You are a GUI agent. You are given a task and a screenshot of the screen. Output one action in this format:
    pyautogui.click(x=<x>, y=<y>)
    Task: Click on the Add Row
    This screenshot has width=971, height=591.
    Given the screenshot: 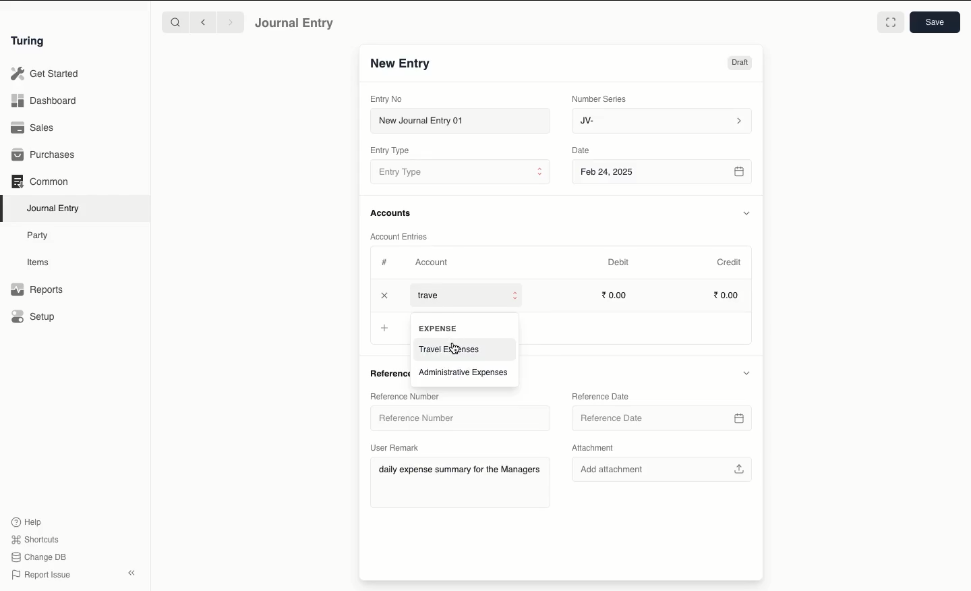 What is the action you would take?
    pyautogui.click(x=434, y=296)
    